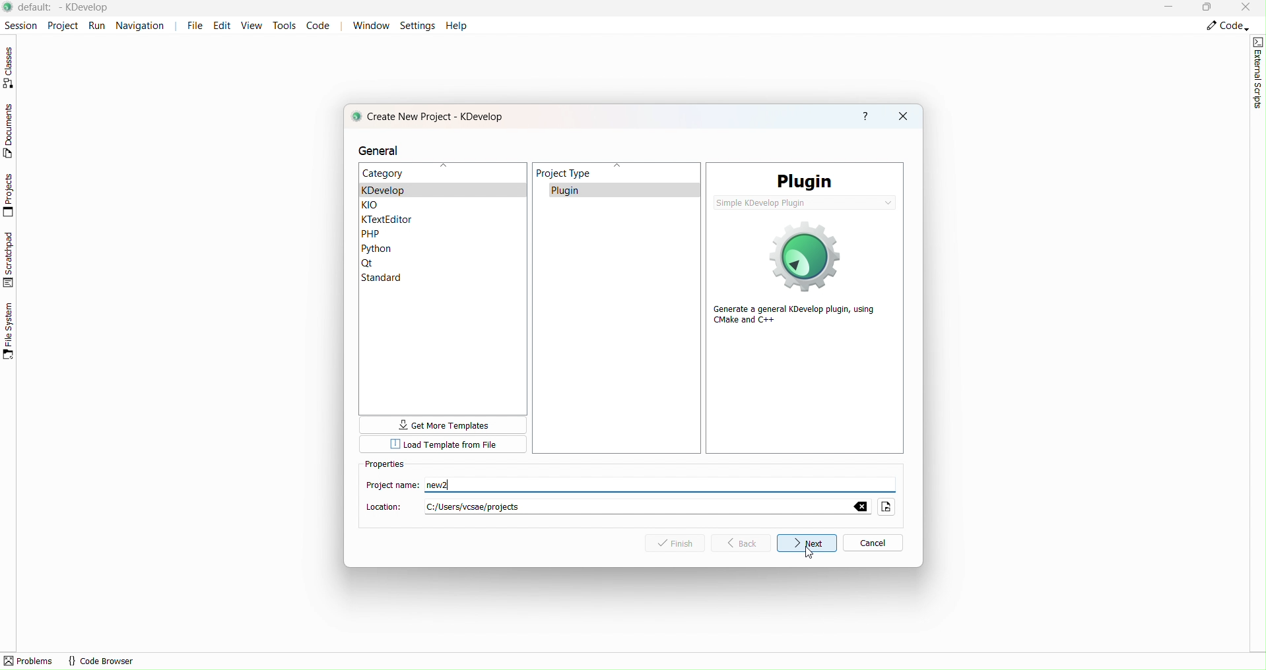  I want to click on Project type, so click(616, 294).